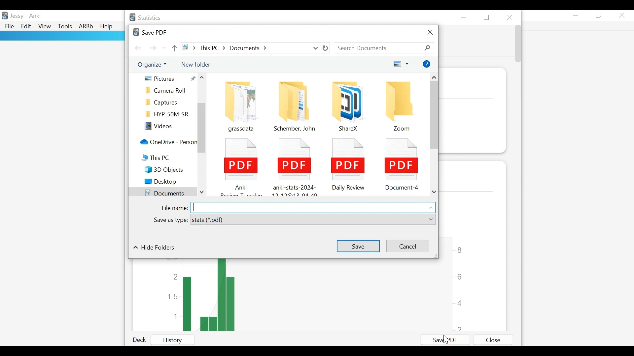 This screenshot has width=634, height=356. Describe the element at coordinates (168, 91) in the screenshot. I see `Folder` at that location.